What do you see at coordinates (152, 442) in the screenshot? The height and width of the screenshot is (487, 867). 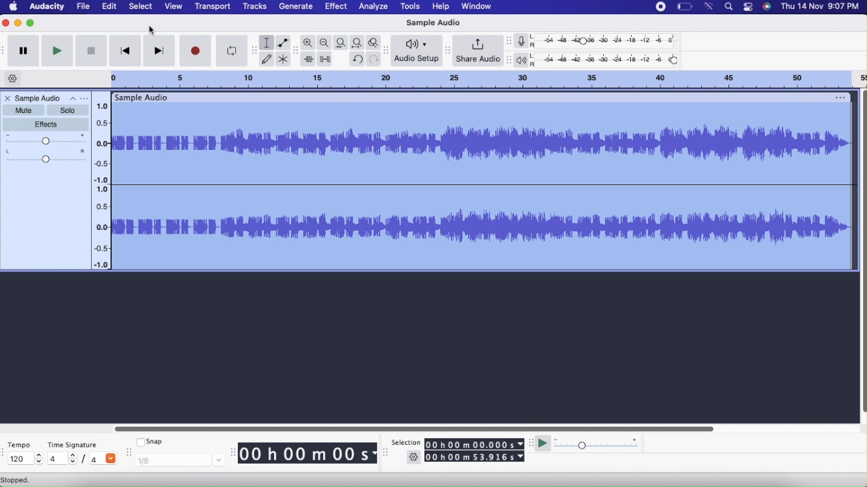 I see `Snap` at bounding box center [152, 442].